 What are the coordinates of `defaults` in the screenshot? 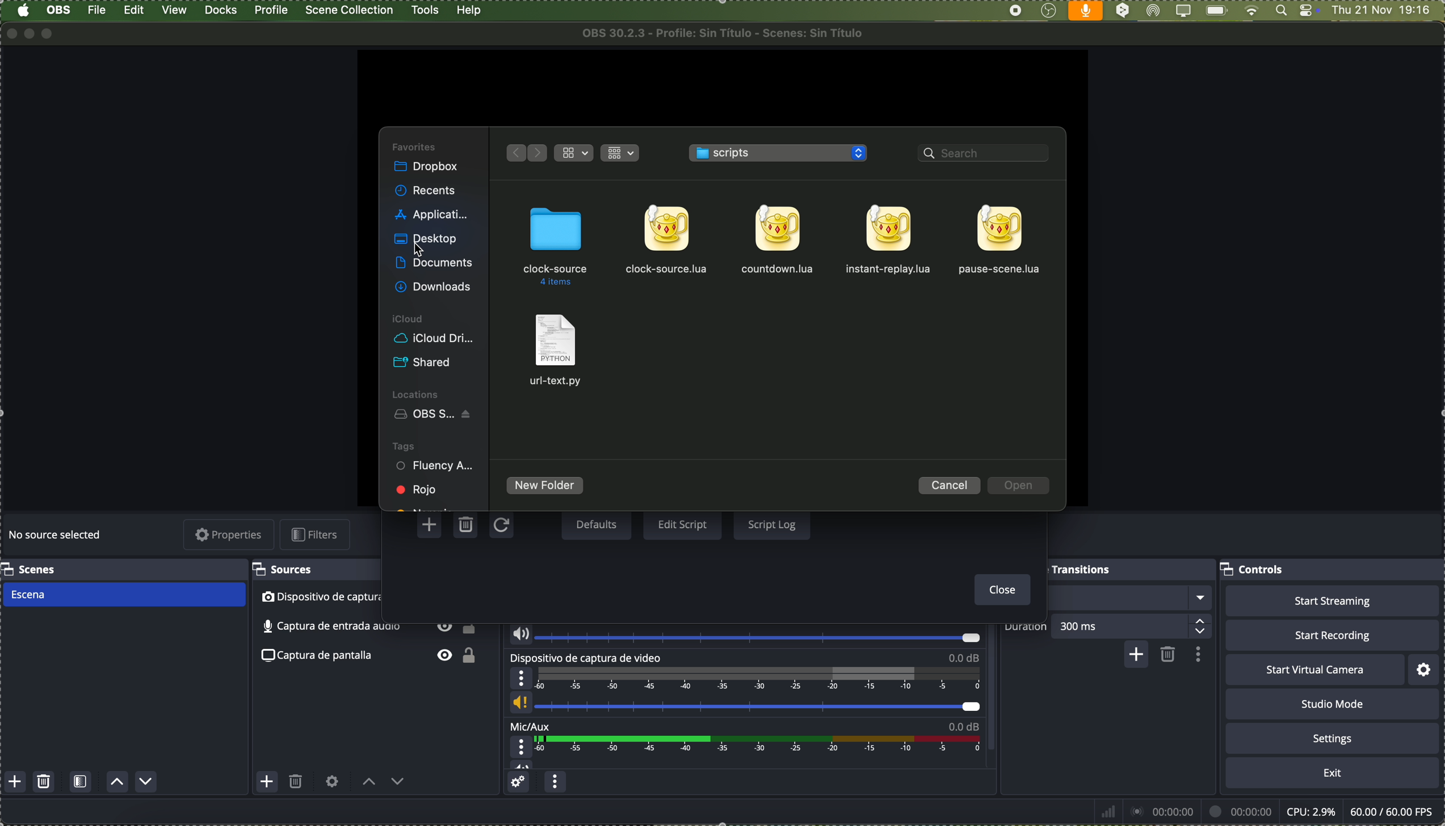 It's located at (596, 525).